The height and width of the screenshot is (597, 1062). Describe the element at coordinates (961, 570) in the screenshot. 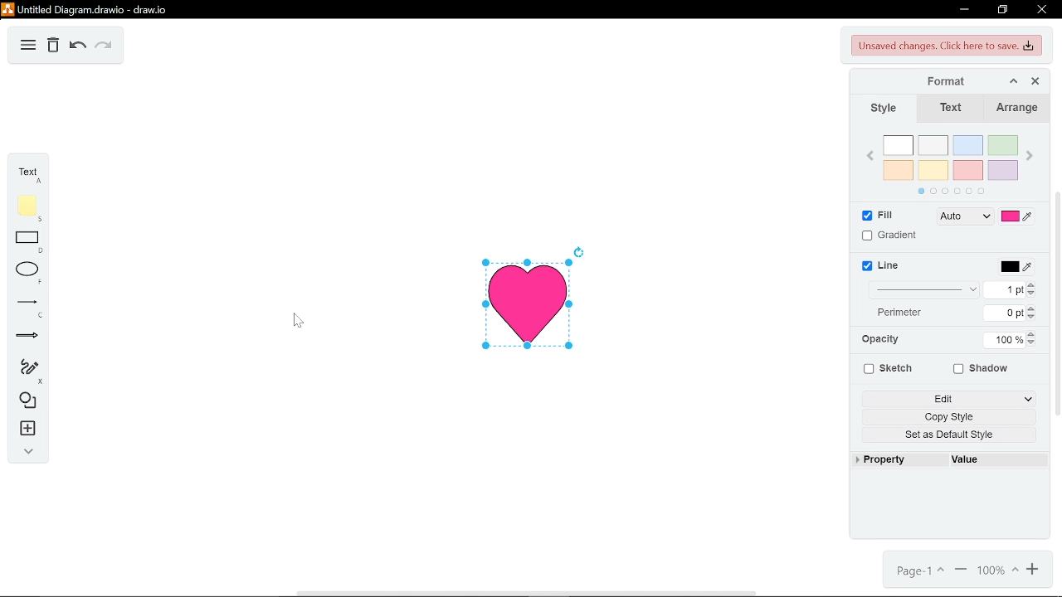

I see `zoom out` at that location.